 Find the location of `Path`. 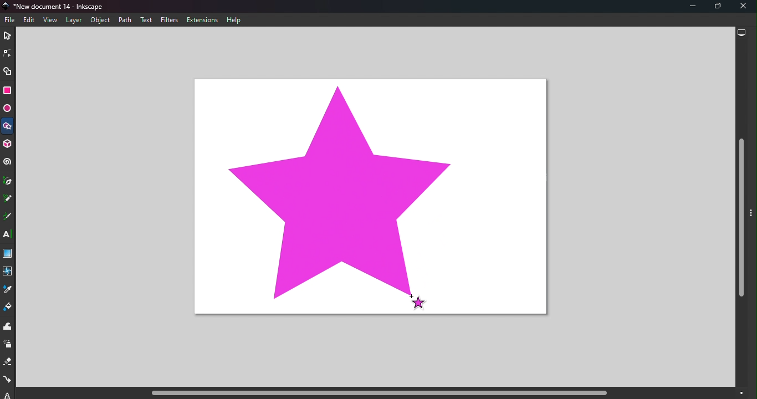

Path is located at coordinates (124, 19).